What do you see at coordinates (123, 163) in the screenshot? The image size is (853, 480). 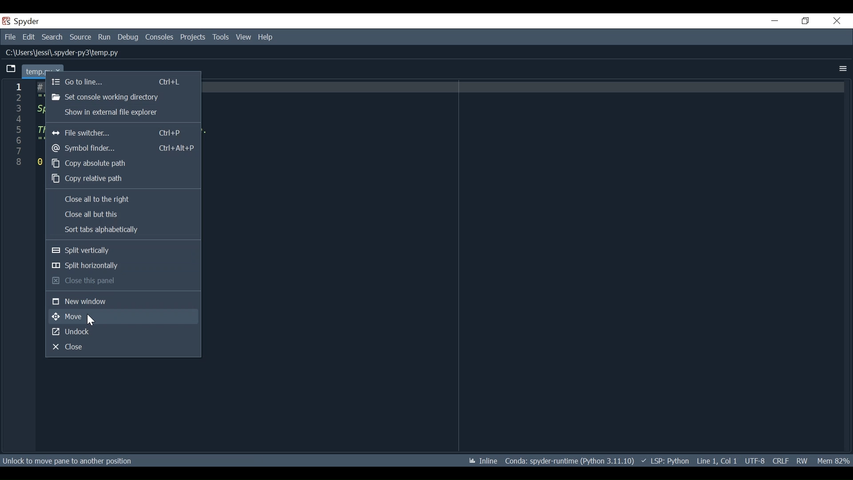 I see `Copy absolute path` at bounding box center [123, 163].